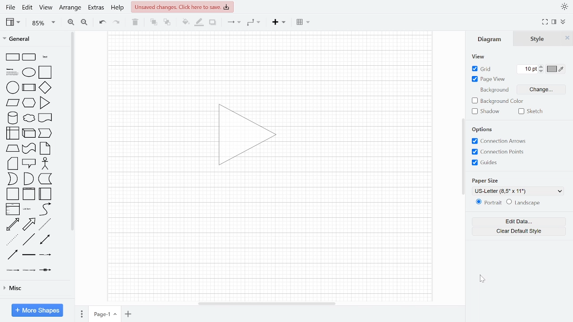  I want to click on Landscape, so click(523, 203).